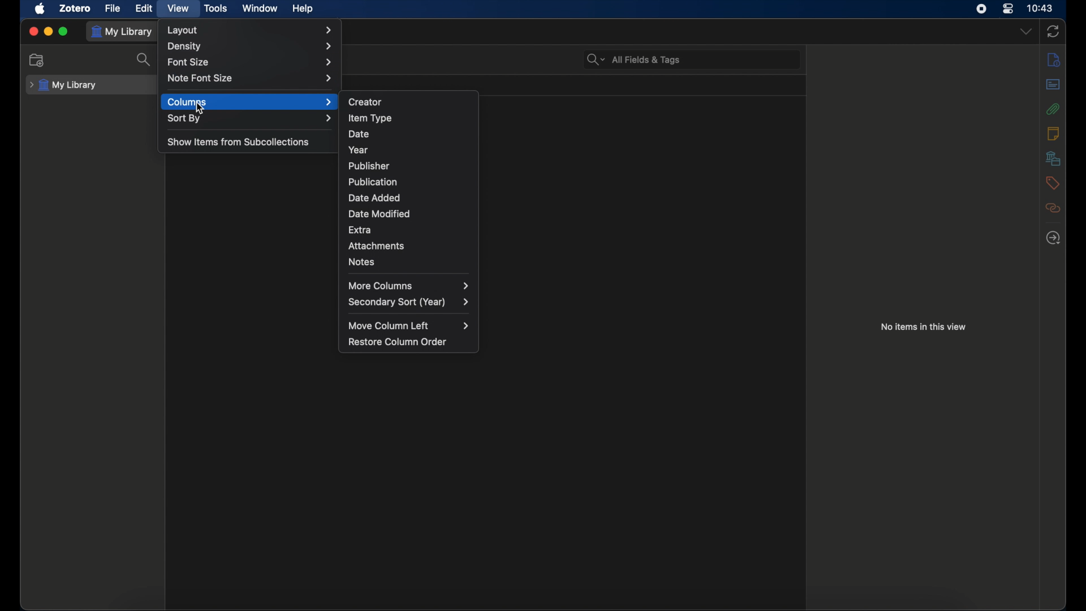 This screenshot has width=1086, height=611. Describe the element at coordinates (145, 9) in the screenshot. I see `edit` at that location.